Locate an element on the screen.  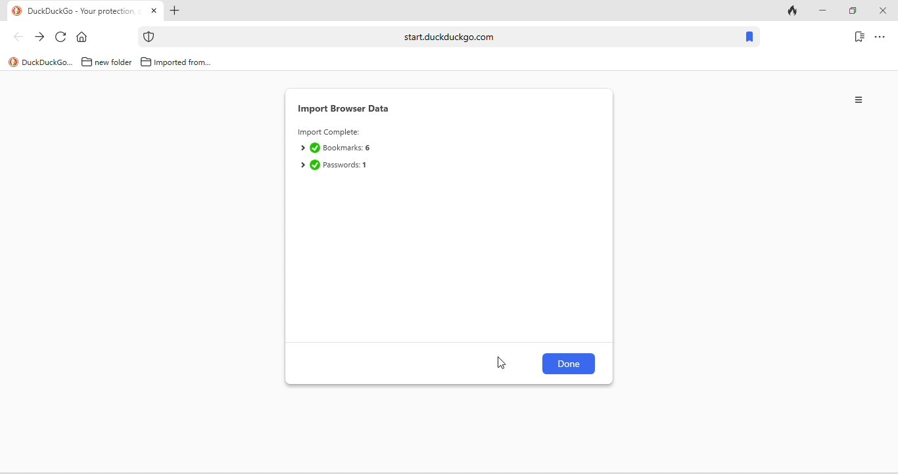
forward is located at coordinates (39, 37).